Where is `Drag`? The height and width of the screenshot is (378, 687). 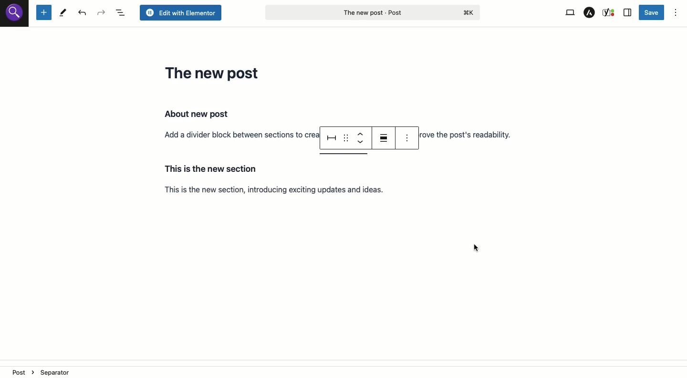 Drag is located at coordinates (345, 137).